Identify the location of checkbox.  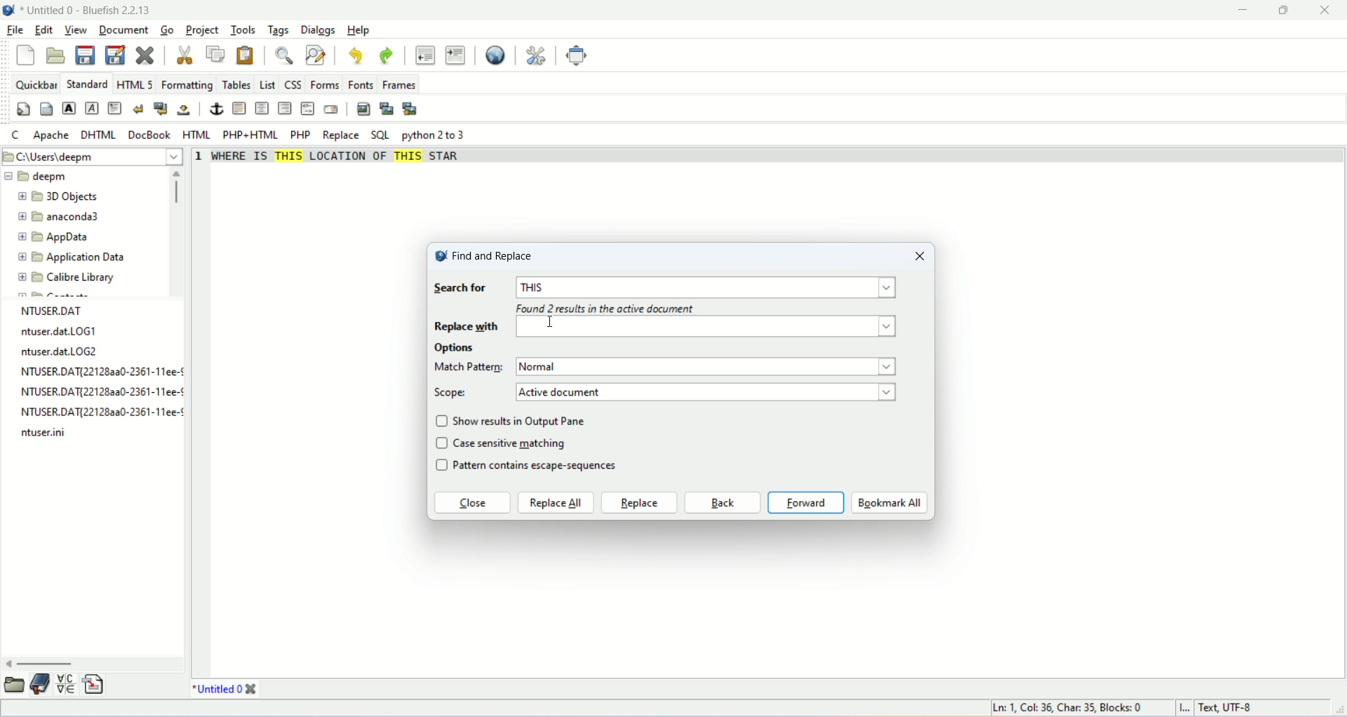
(441, 445).